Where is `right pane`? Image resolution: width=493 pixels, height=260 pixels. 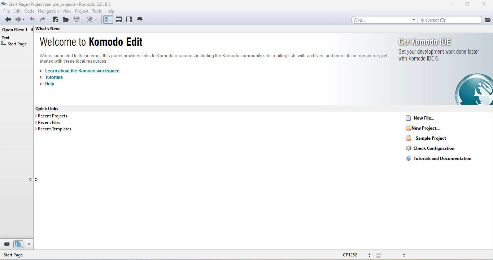
right pane is located at coordinates (130, 21).